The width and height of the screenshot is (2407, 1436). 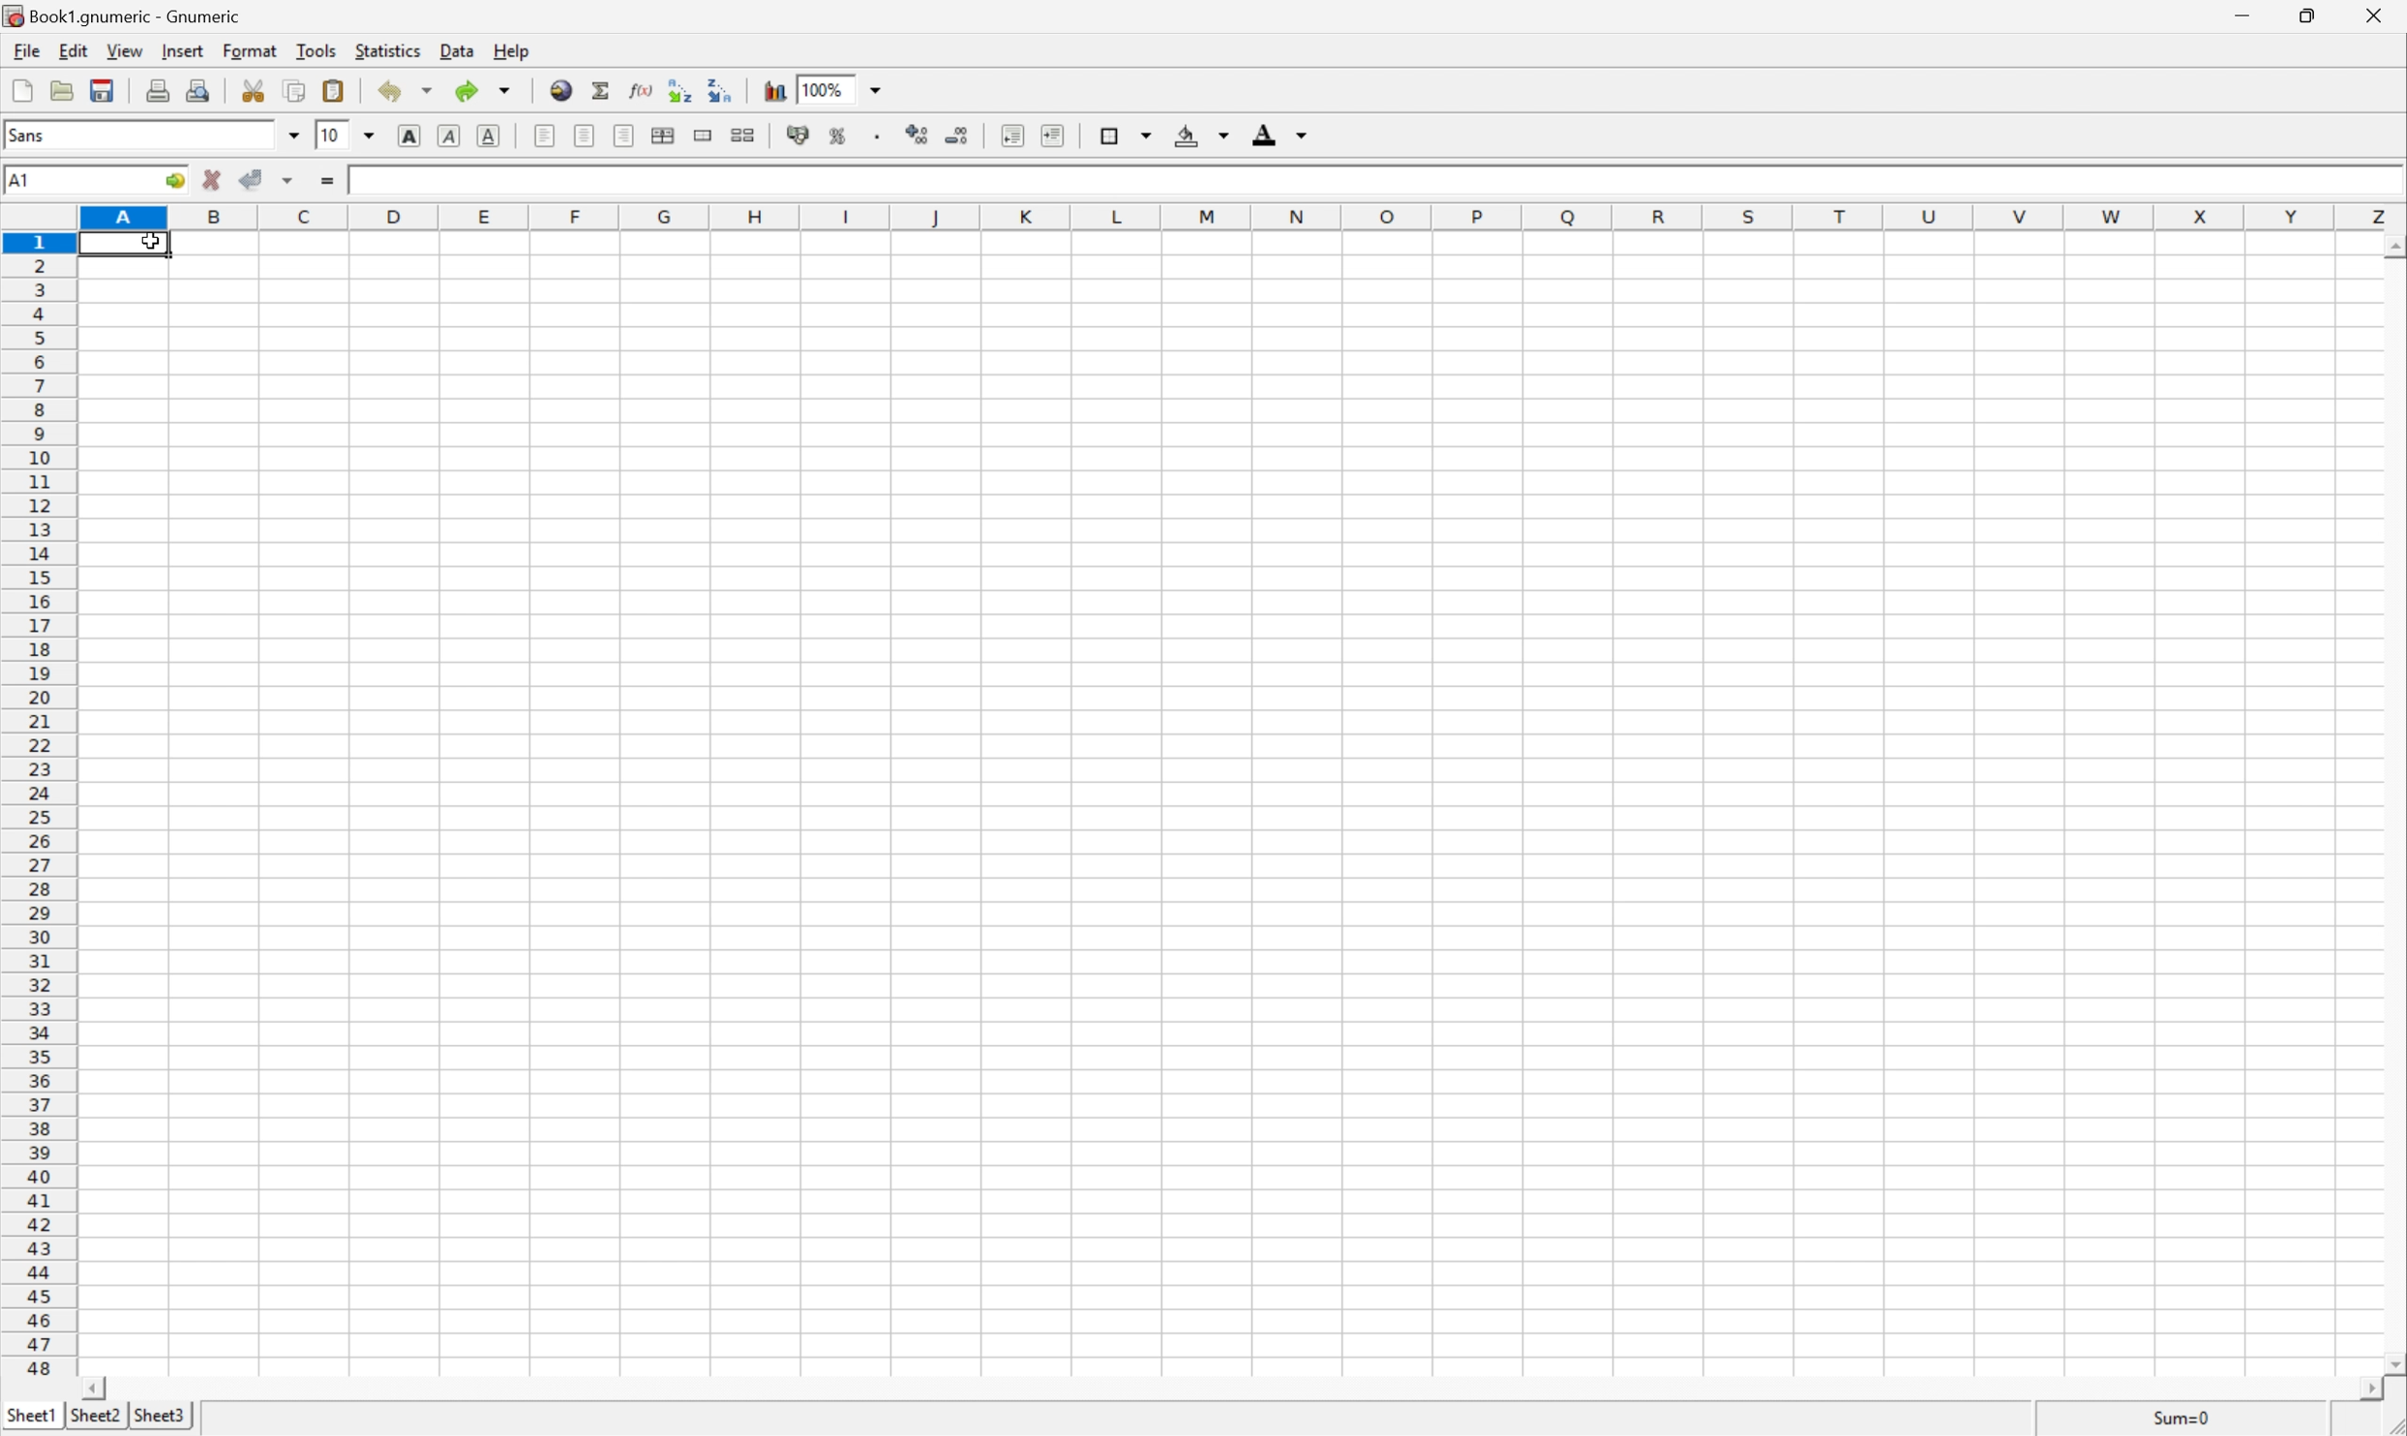 I want to click on sheet2, so click(x=93, y=1421).